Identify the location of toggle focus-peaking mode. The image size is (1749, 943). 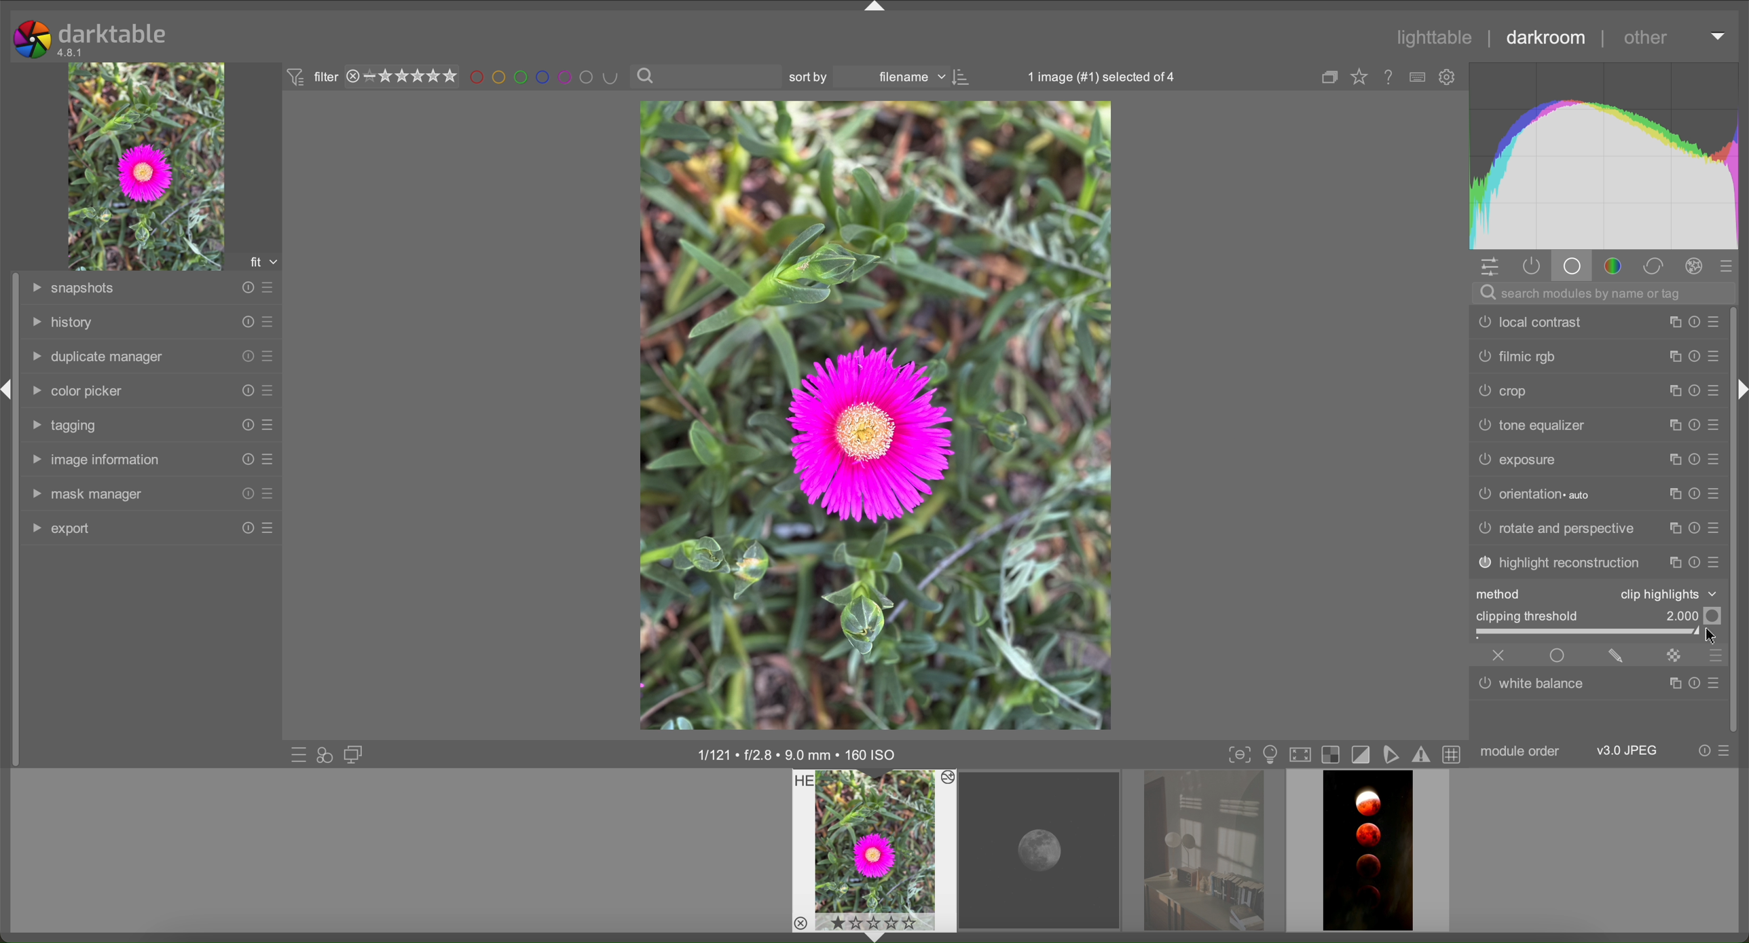
(1240, 754).